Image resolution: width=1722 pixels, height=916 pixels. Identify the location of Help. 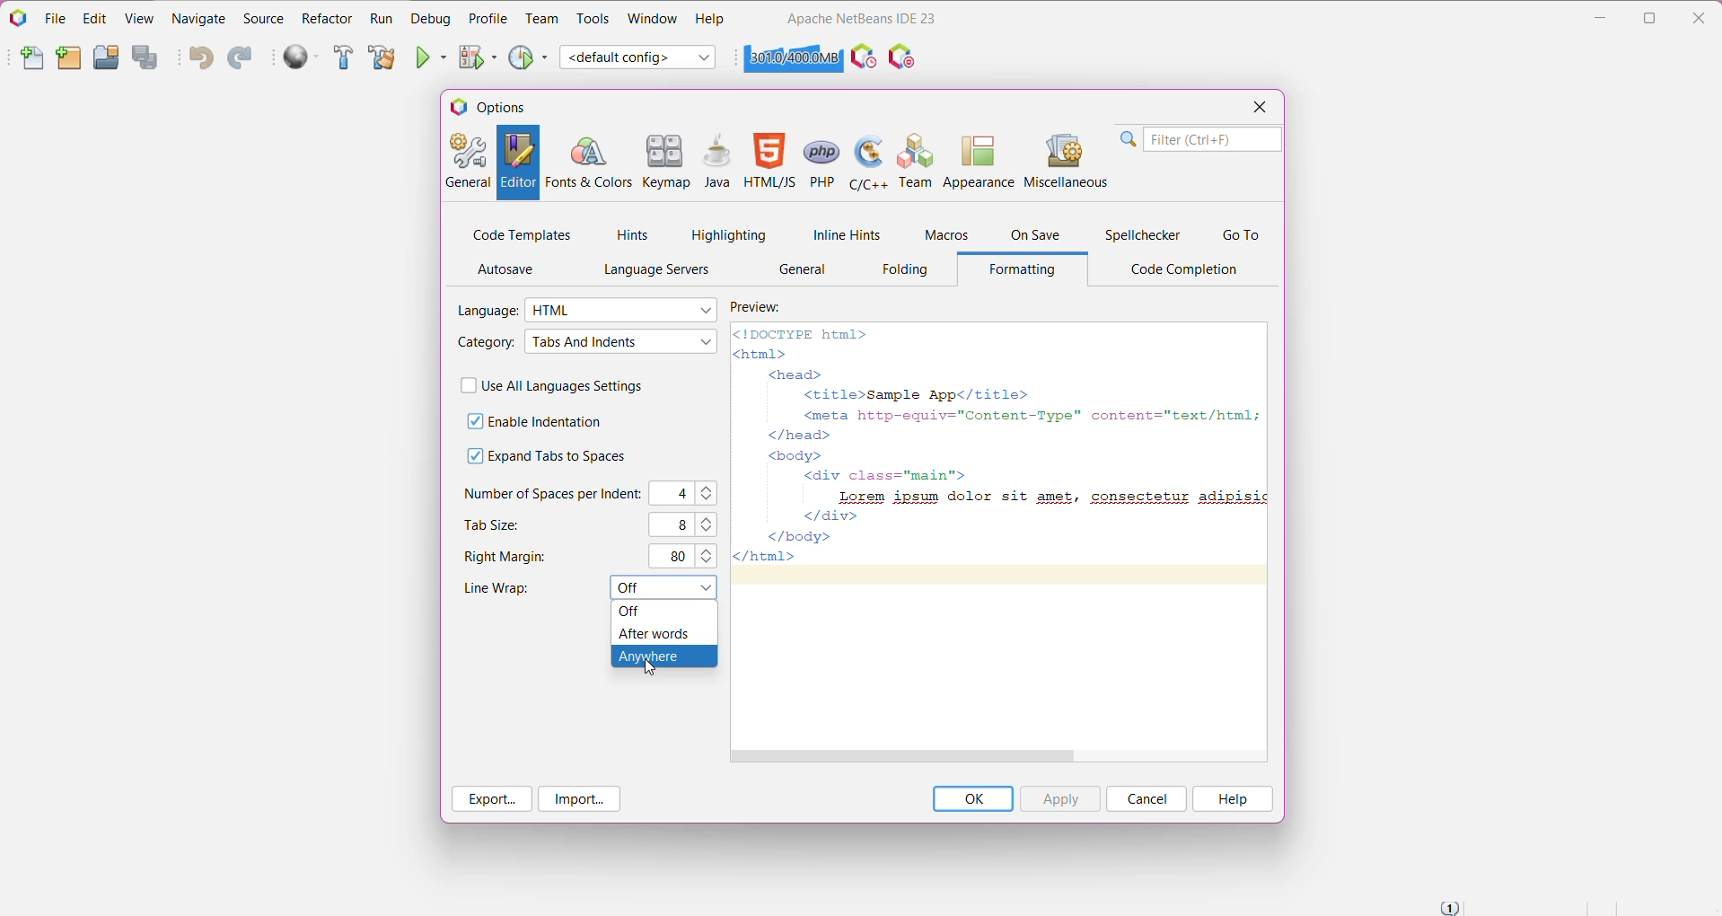
(1233, 799).